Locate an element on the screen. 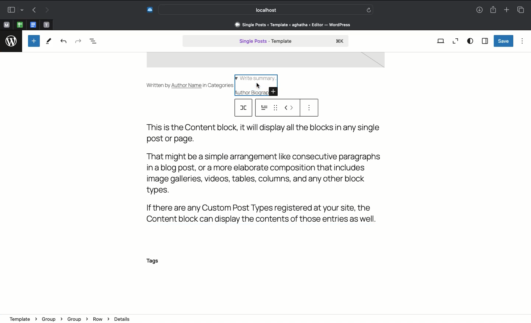  Written by Author Name in Categories is located at coordinates (190, 85).